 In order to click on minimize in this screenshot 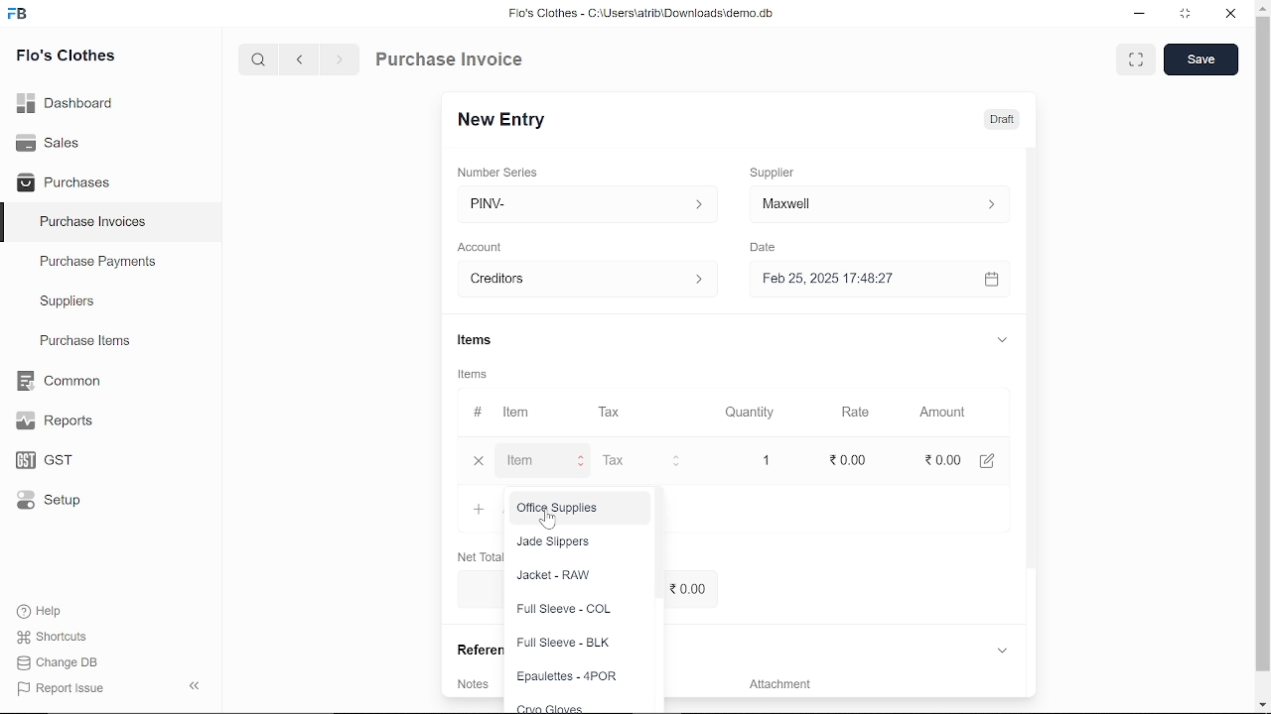, I will do `click(1138, 15)`.